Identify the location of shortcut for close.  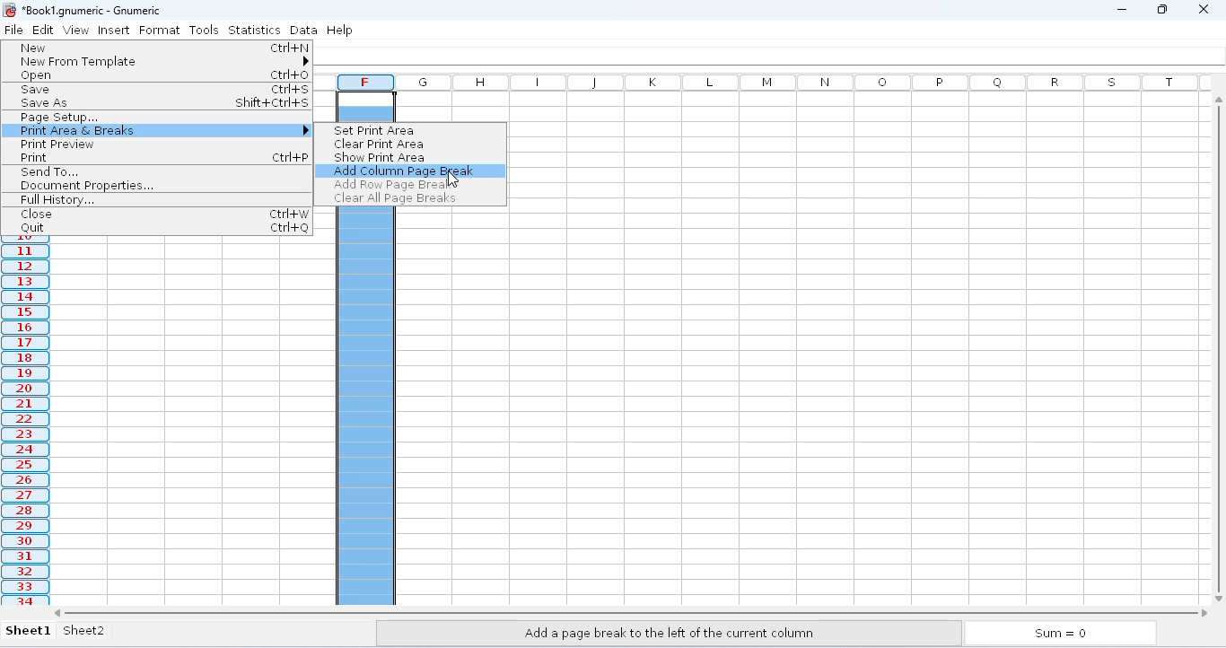
(288, 214).